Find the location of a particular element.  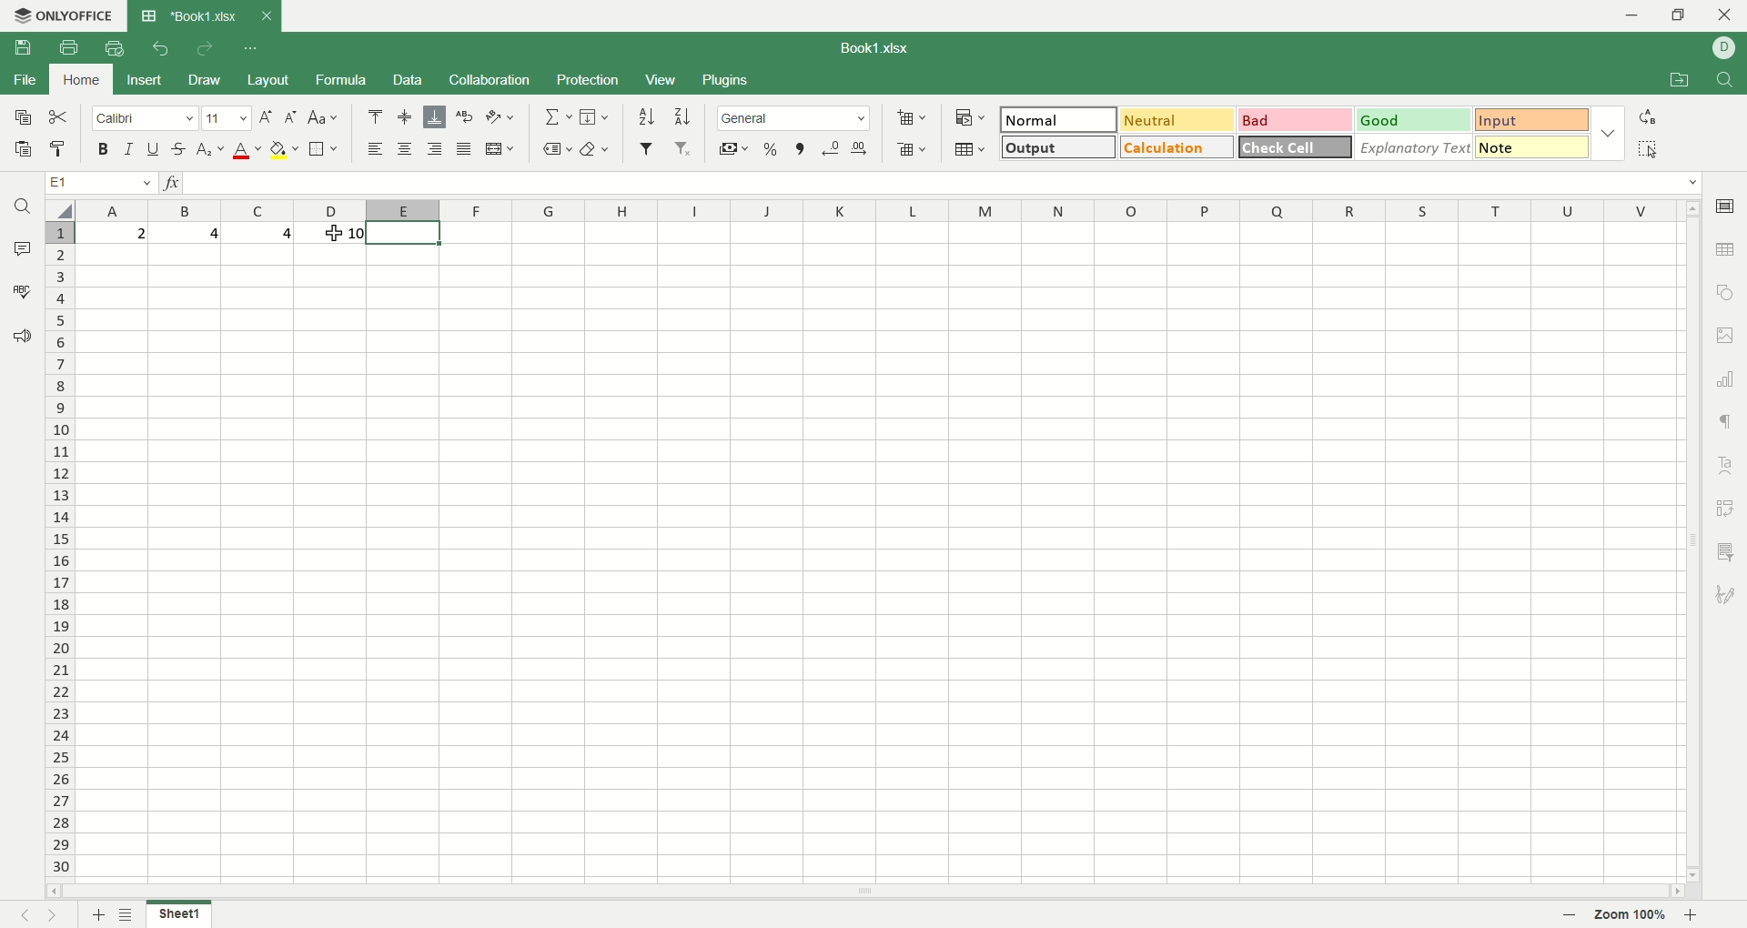

align right is located at coordinates (438, 149).